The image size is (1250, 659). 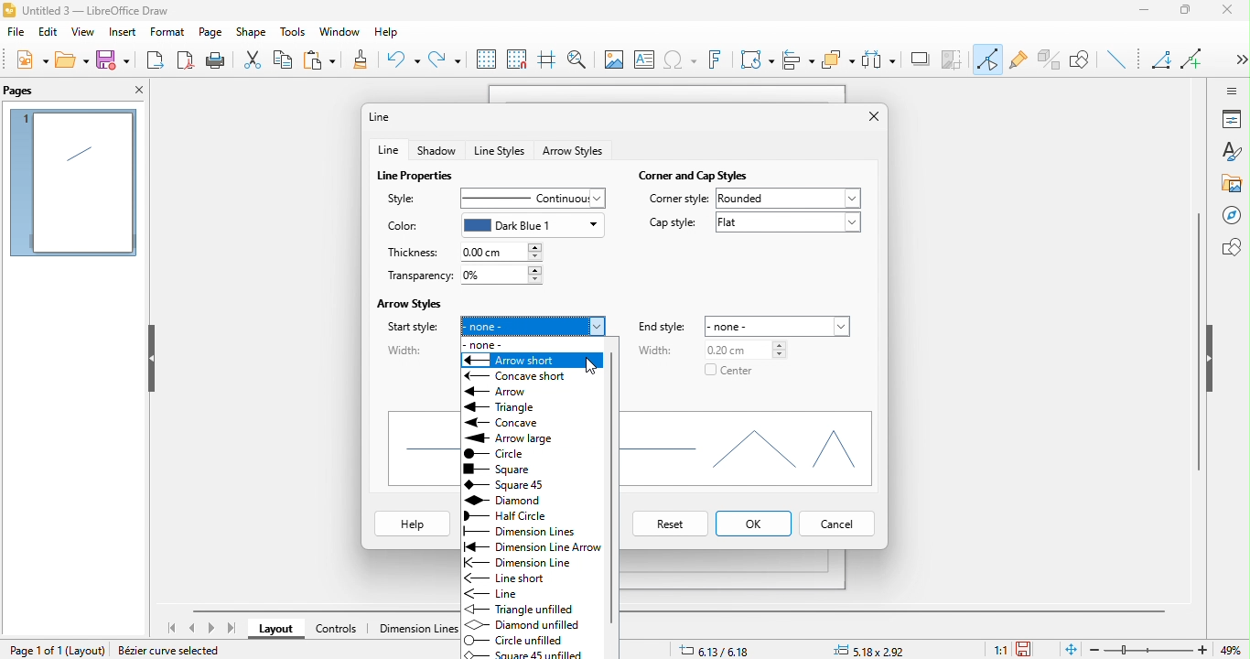 I want to click on display to grid, so click(x=485, y=59).